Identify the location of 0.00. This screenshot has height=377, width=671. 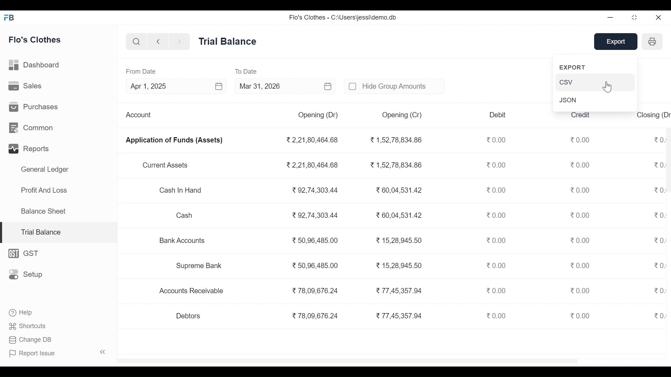
(496, 315).